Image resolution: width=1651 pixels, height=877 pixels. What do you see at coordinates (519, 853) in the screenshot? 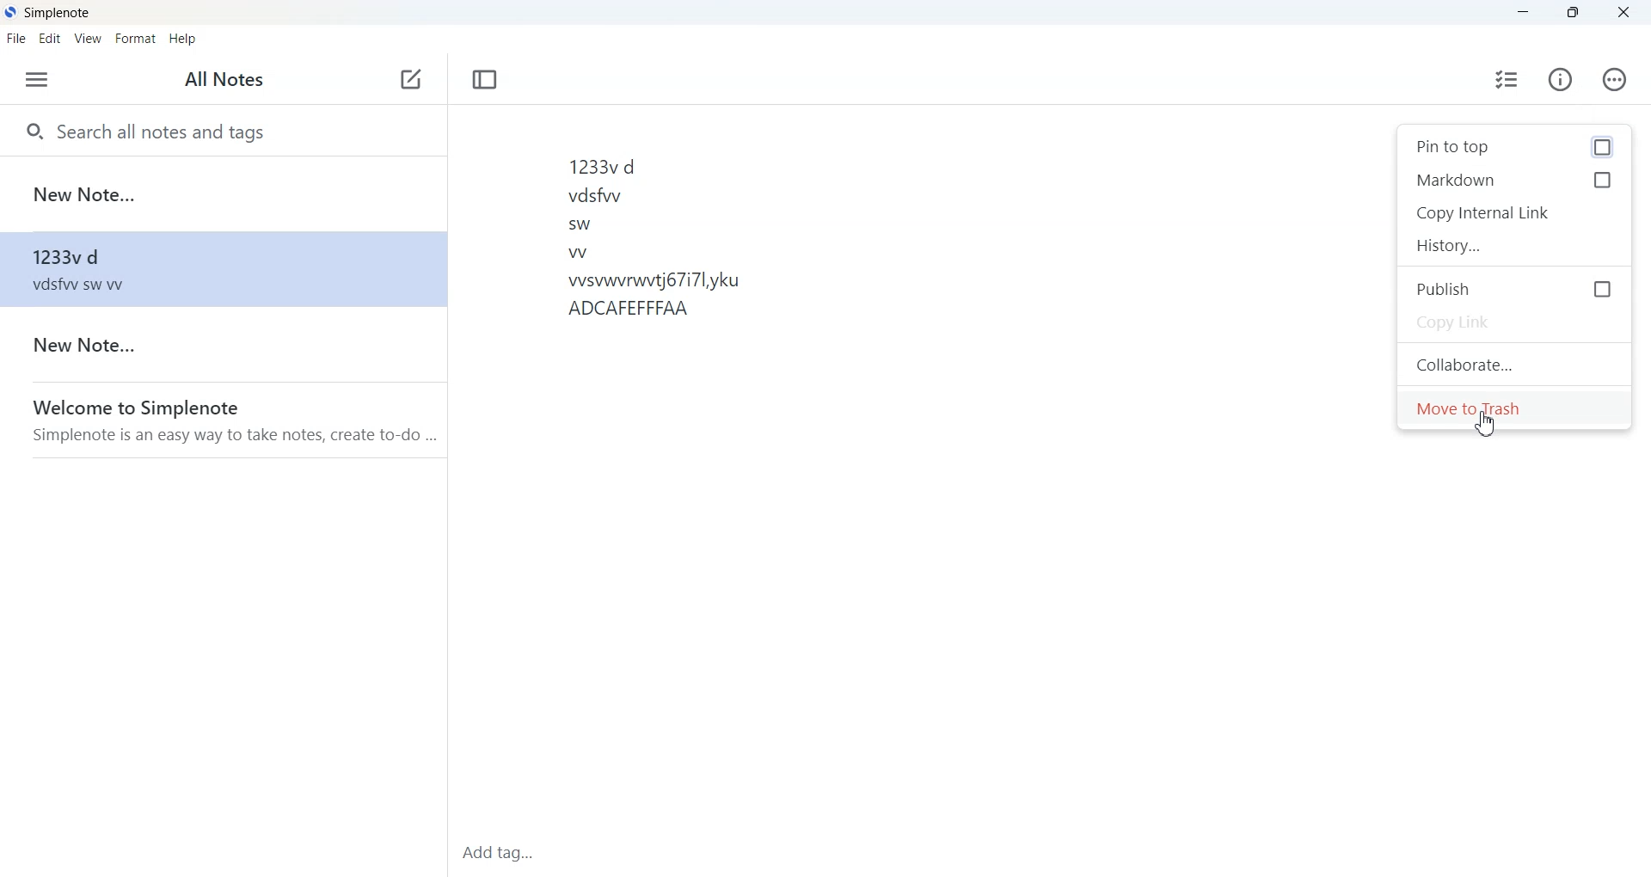
I see `Add tag` at bounding box center [519, 853].